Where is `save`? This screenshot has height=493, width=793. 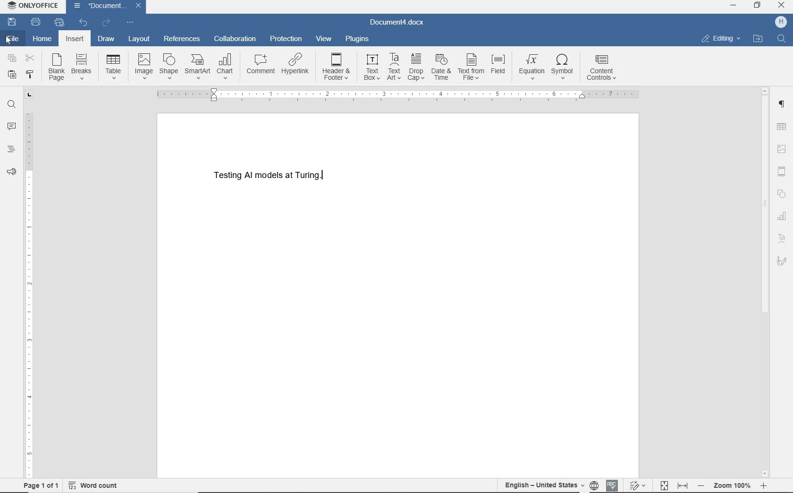 save is located at coordinates (11, 23).